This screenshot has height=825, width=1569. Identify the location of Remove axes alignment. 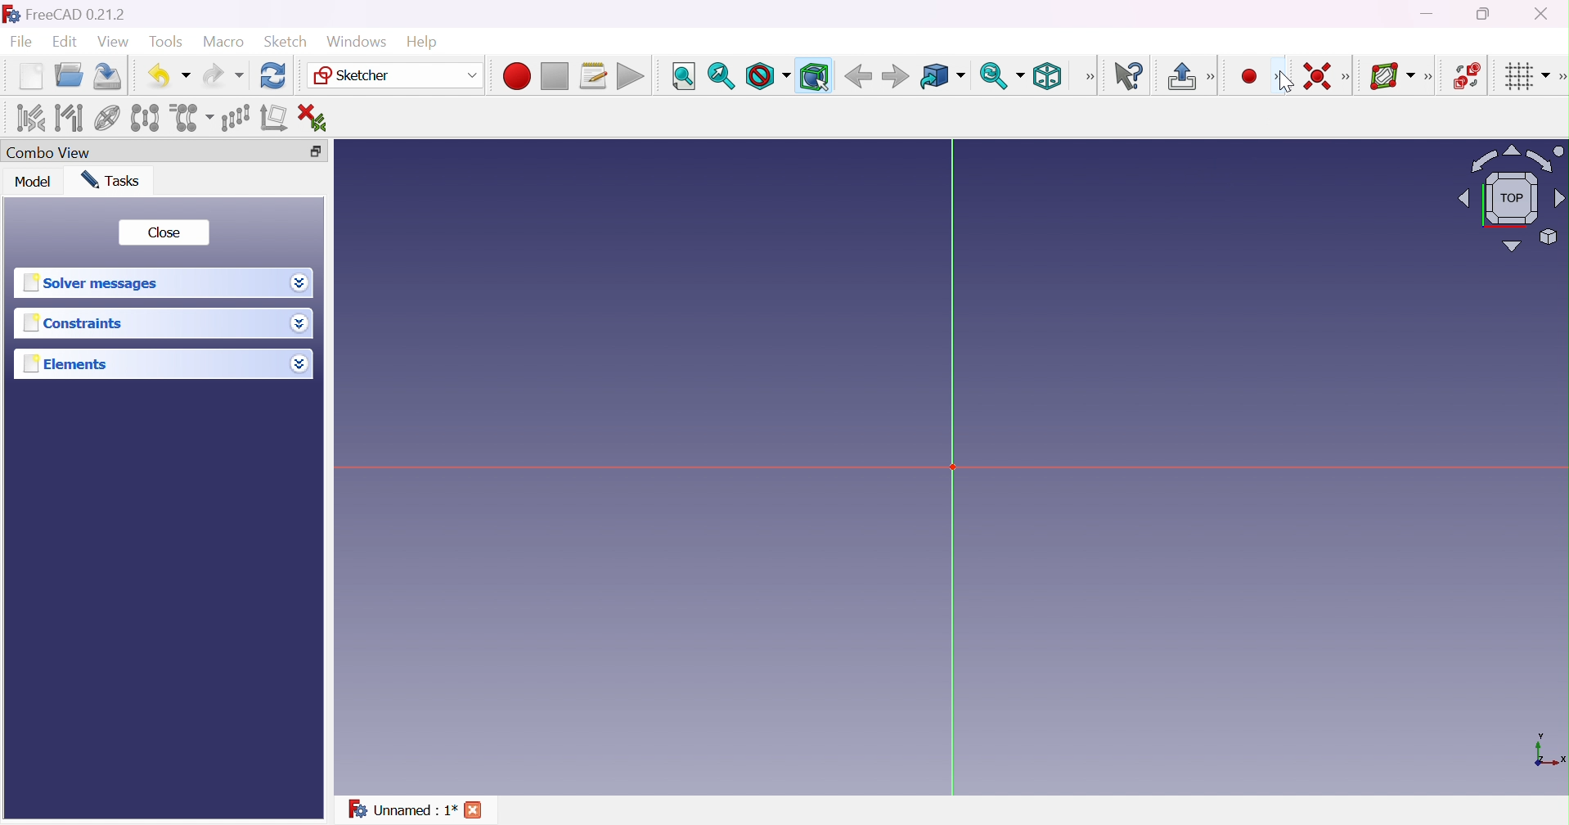
(274, 119).